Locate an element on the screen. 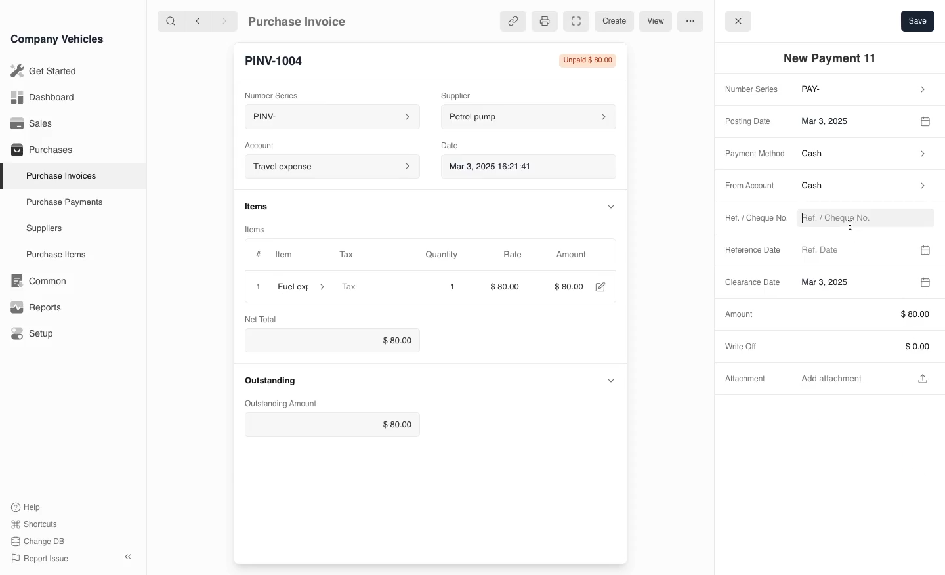 Image resolution: width=945 pixels, height=575 pixels. Clearance Date is located at coordinates (847, 283).